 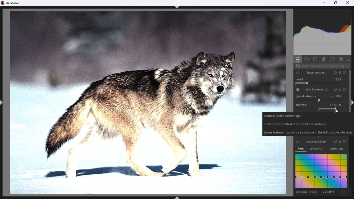 What do you see at coordinates (349, 90) in the screenshot?
I see `vertical scroll bar` at bounding box center [349, 90].